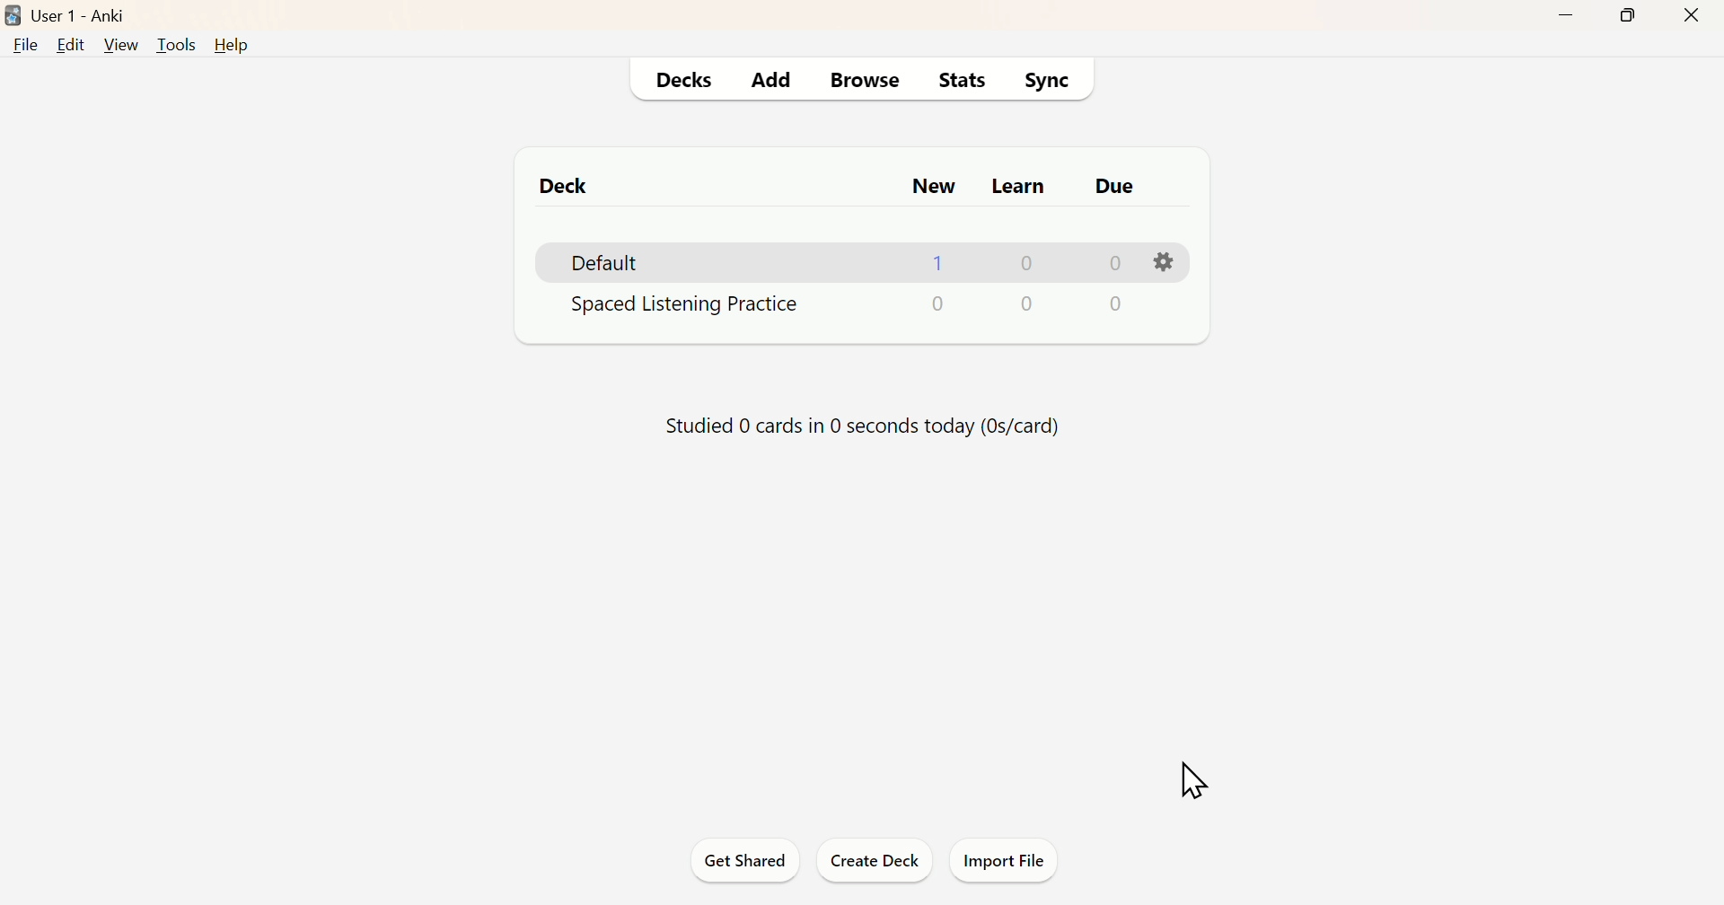 The height and width of the screenshot is (905, 1724). Describe the element at coordinates (1692, 15) in the screenshot. I see `Close` at that location.